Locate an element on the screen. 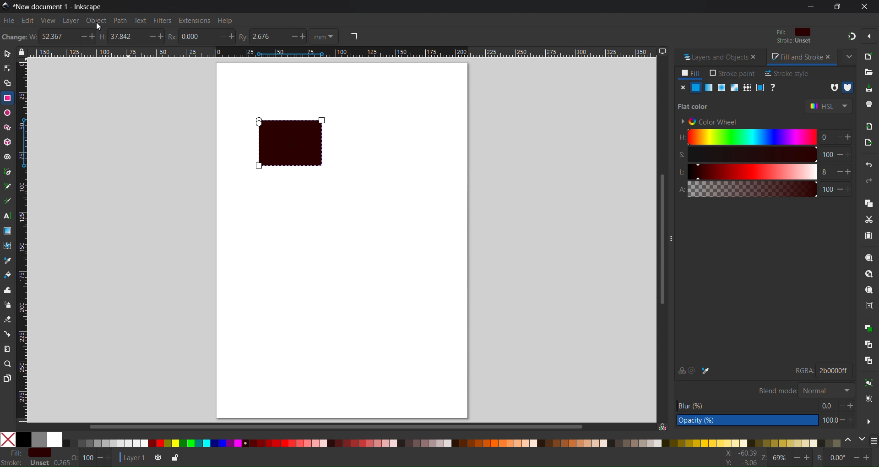 Image resolution: width=879 pixels, height=467 pixels. flat color is located at coordinates (697, 106).